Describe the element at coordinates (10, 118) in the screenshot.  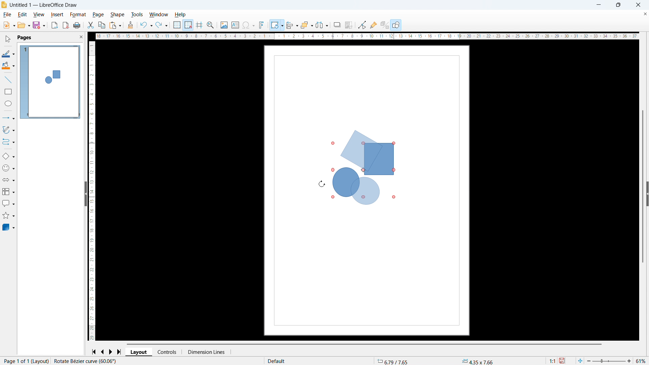
I see `Lines and arrows ` at that location.